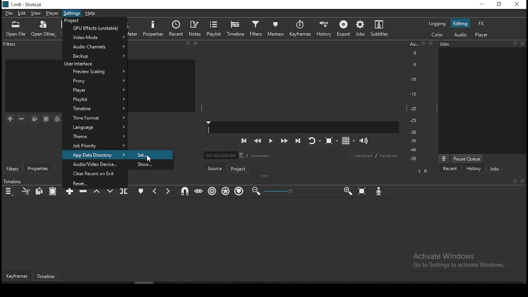  I want to click on help, so click(91, 13).